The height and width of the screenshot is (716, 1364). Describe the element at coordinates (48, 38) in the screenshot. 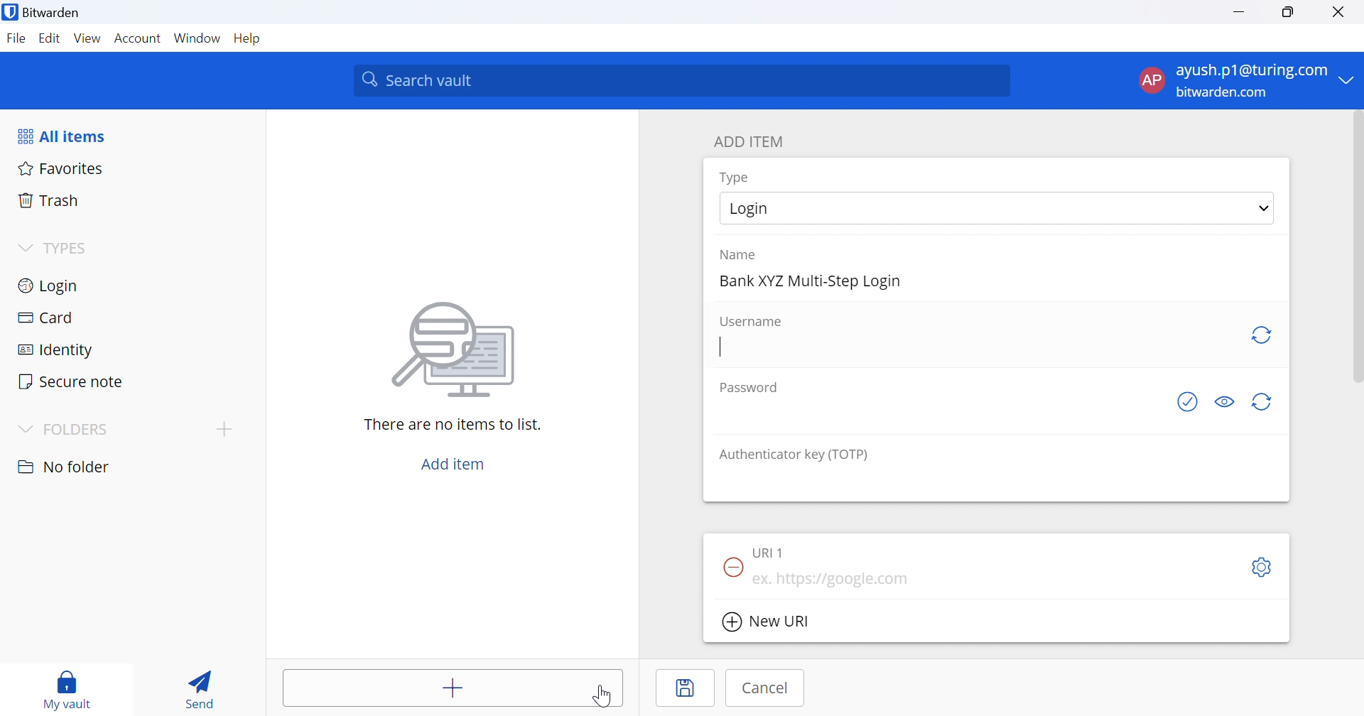

I see `Edit` at that location.